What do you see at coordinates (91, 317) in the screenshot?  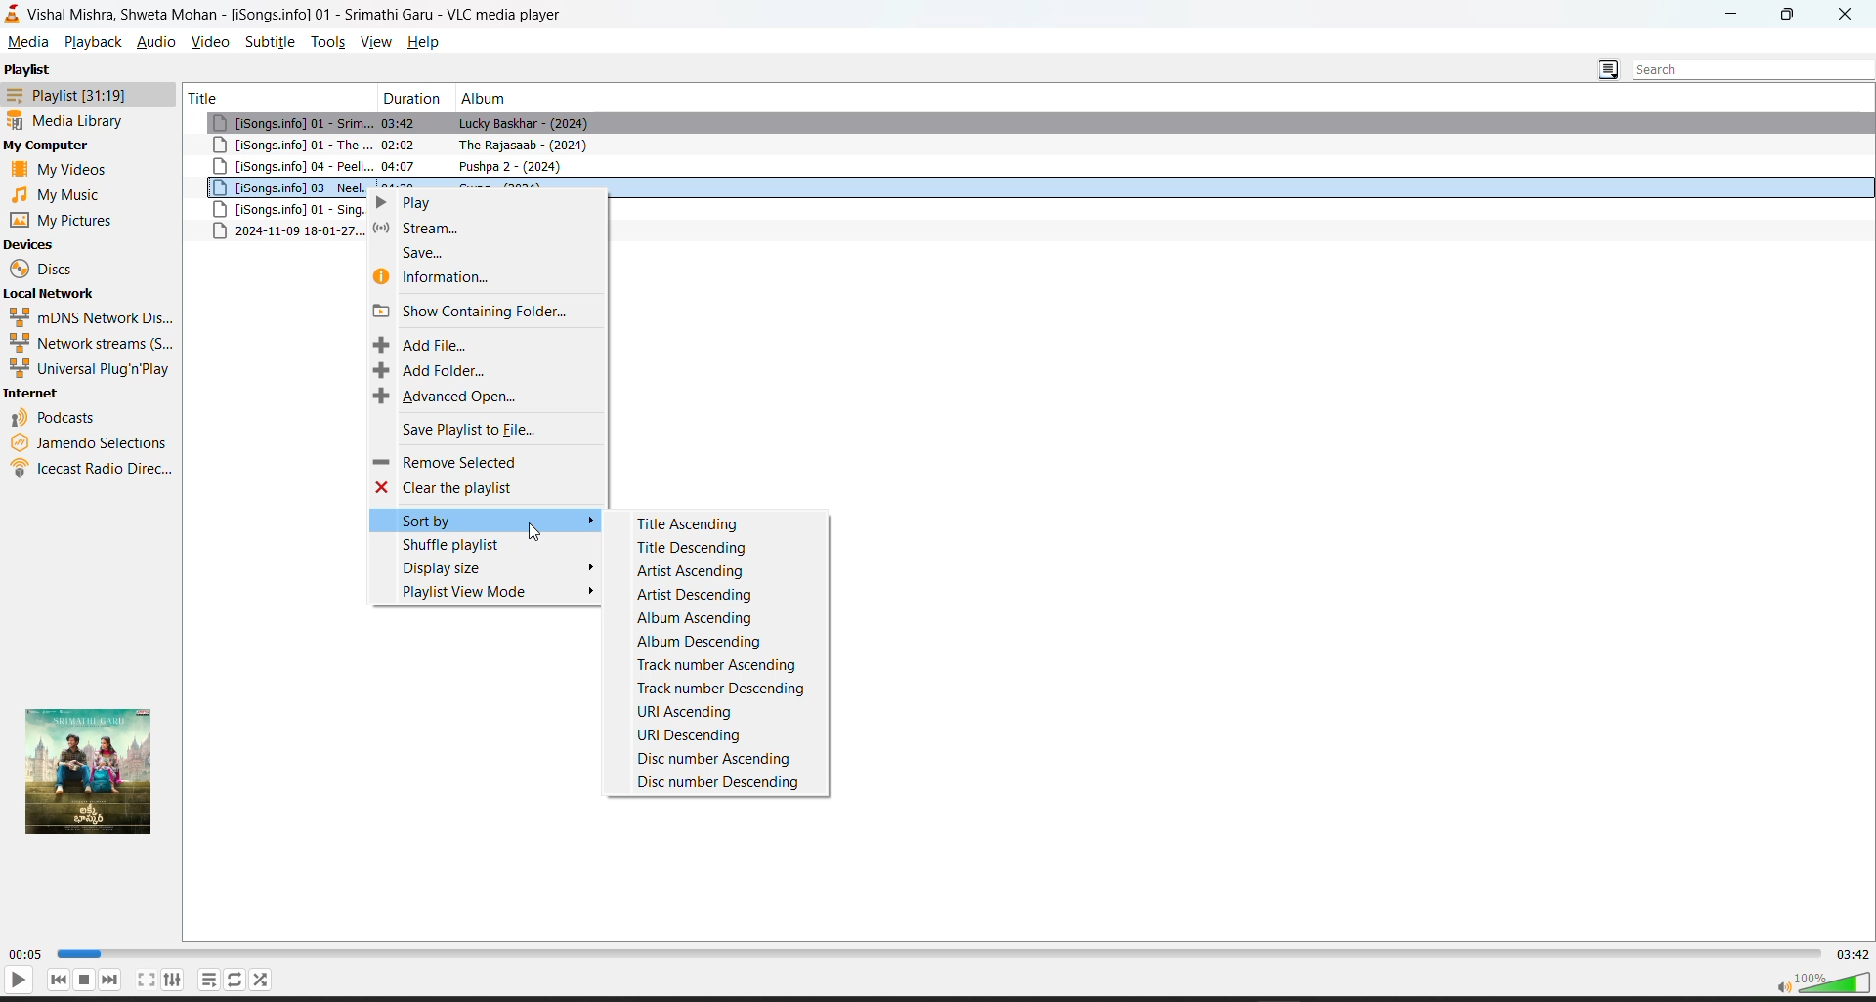 I see `mdns network` at bounding box center [91, 317].